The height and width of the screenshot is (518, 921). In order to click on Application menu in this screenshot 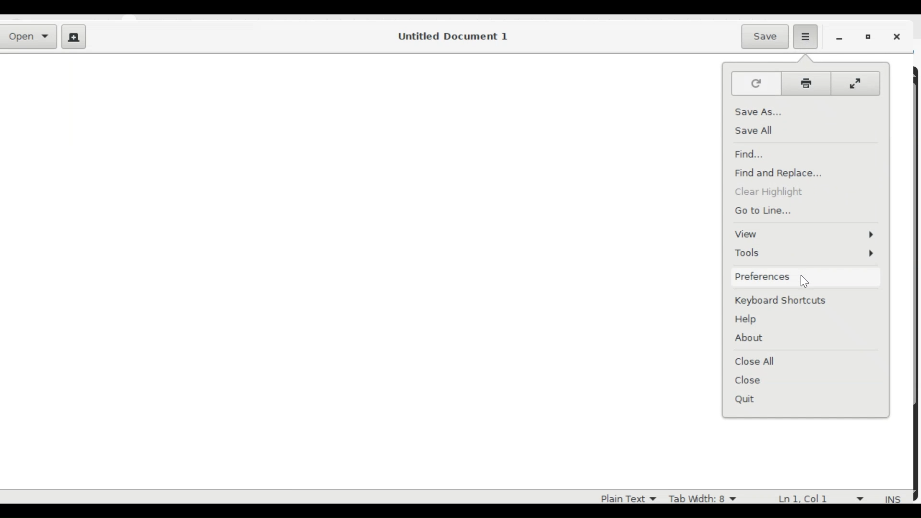, I will do `click(805, 36)`.